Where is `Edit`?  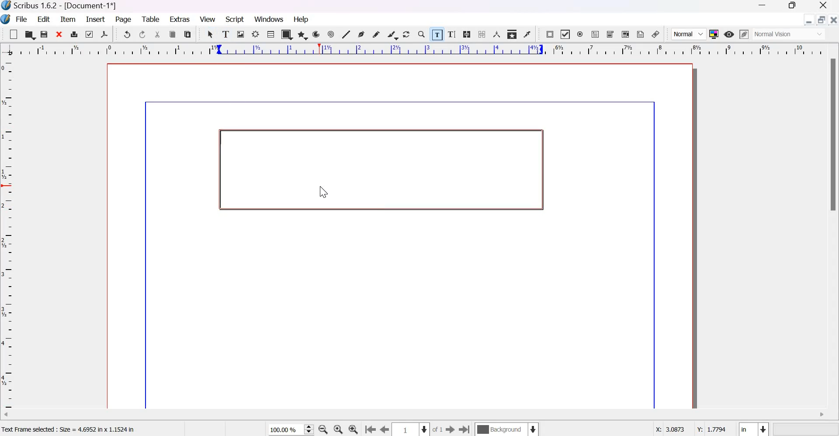
Edit is located at coordinates (45, 19).